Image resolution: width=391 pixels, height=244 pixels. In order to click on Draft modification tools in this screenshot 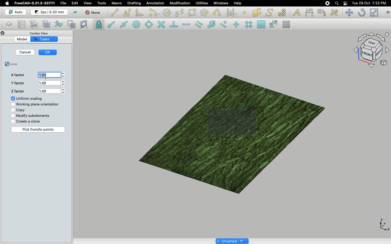, I will do `click(388, 12)`.